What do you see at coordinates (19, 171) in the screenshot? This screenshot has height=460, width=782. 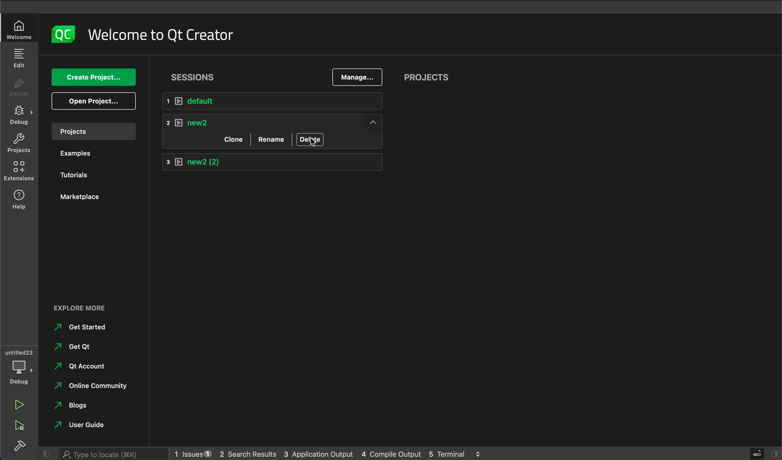 I see `extensions` at bounding box center [19, 171].